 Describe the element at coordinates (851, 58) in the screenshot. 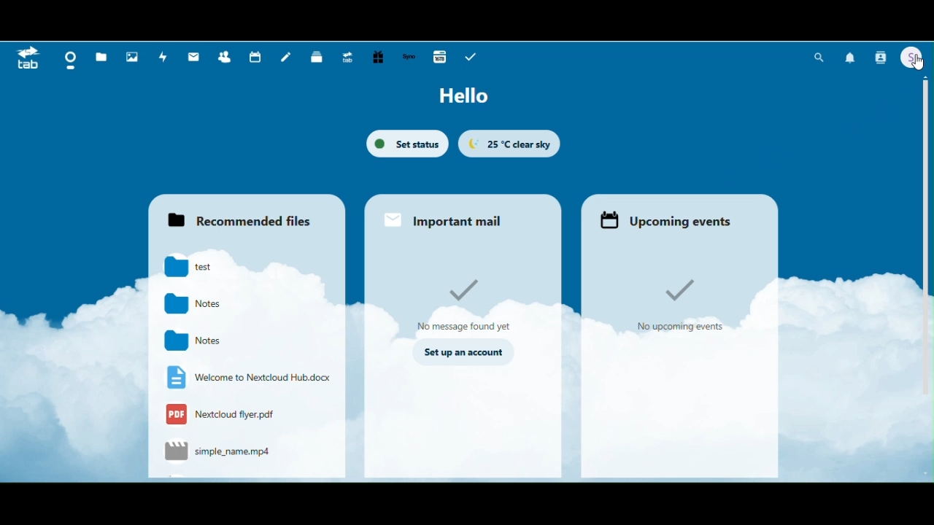

I see `Notifications` at that location.